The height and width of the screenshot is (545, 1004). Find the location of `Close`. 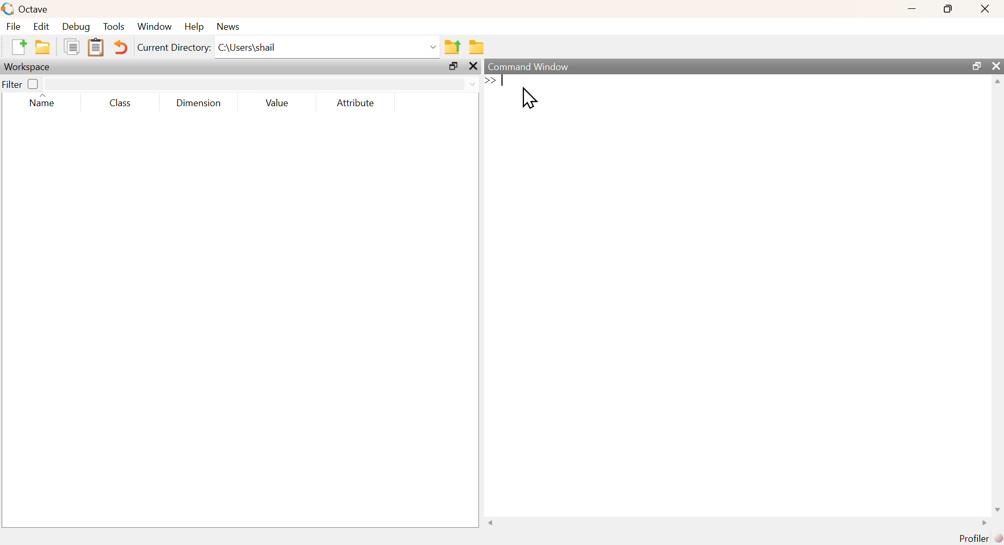

Close is located at coordinates (985, 9).